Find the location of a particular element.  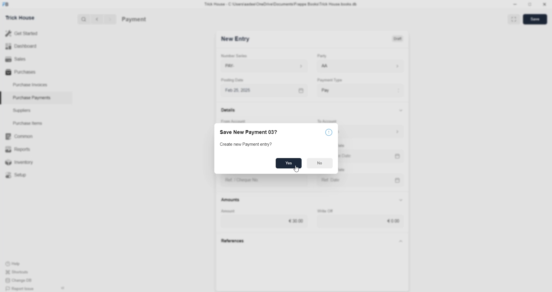

calendar is located at coordinates (300, 89).